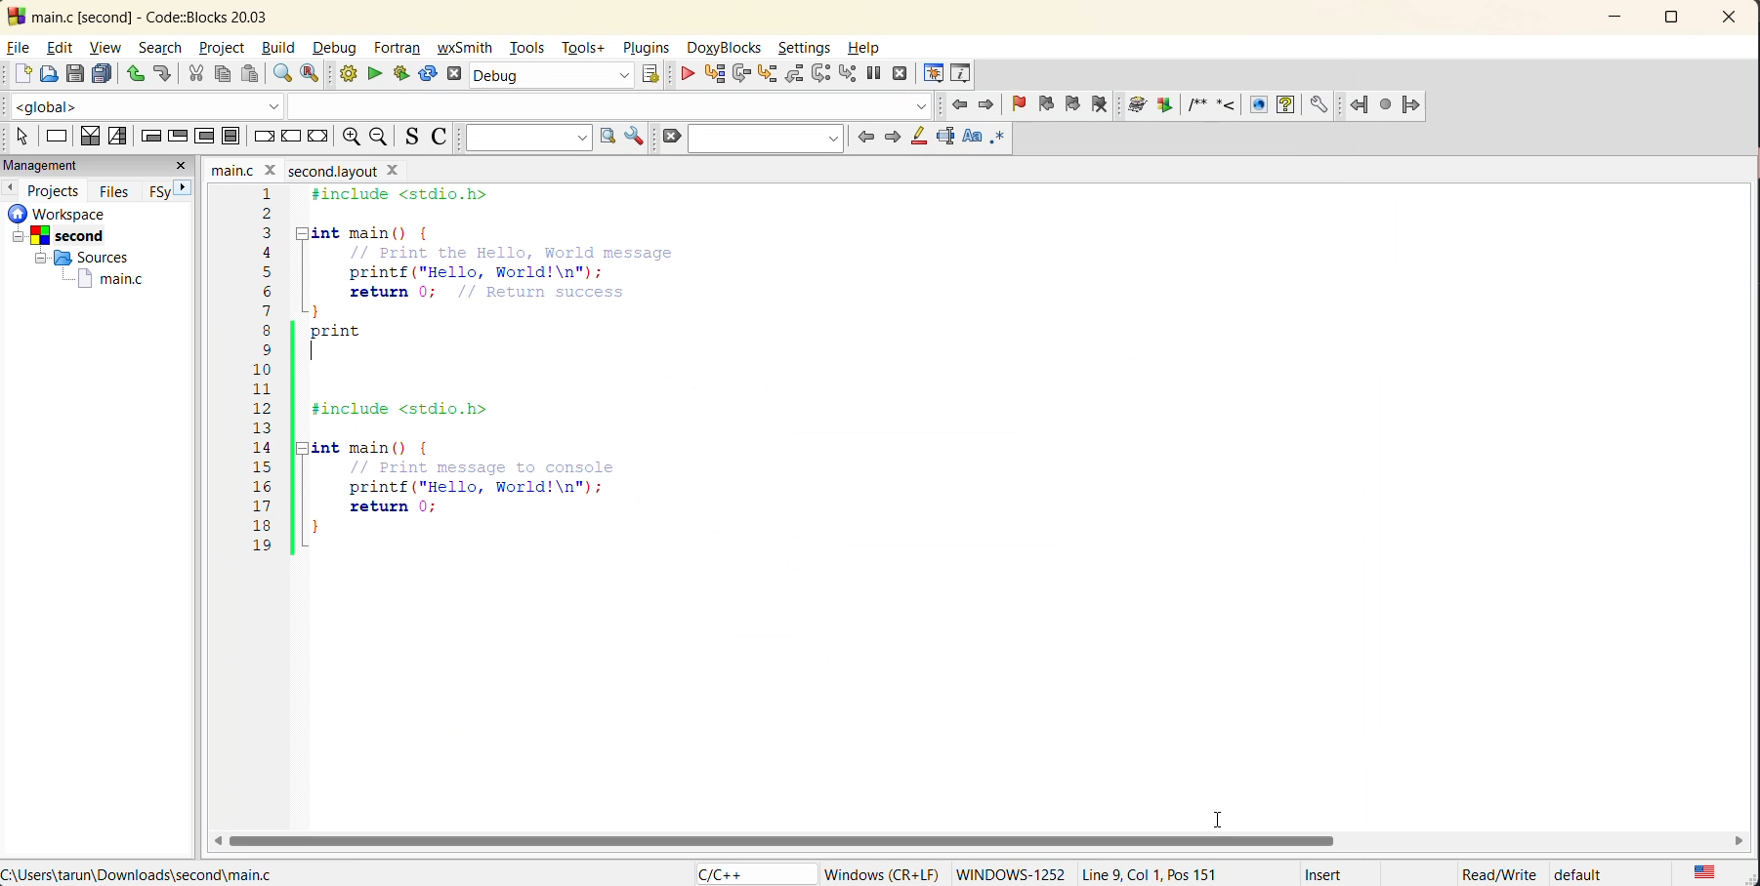 The image size is (1760, 886). I want to click on code completion compiler, so click(473, 105).